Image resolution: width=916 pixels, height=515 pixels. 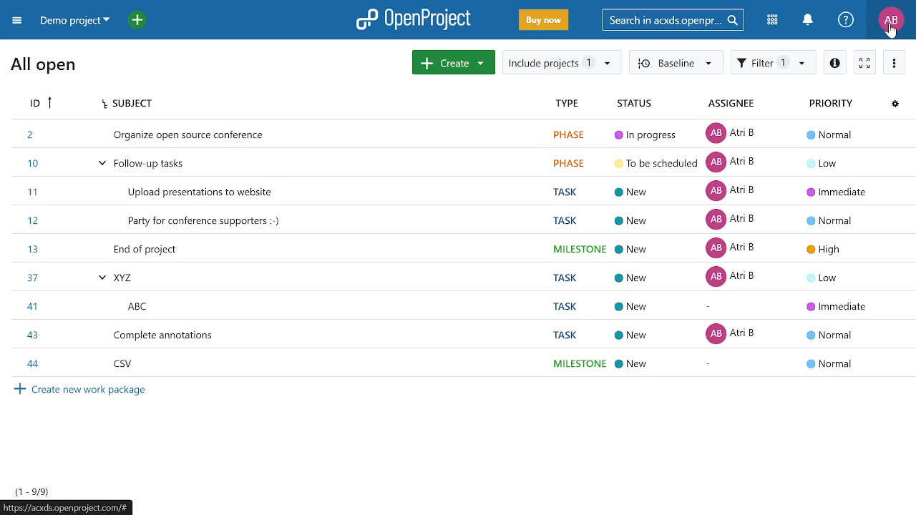 I want to click on ID, so click(x=44, y=105).